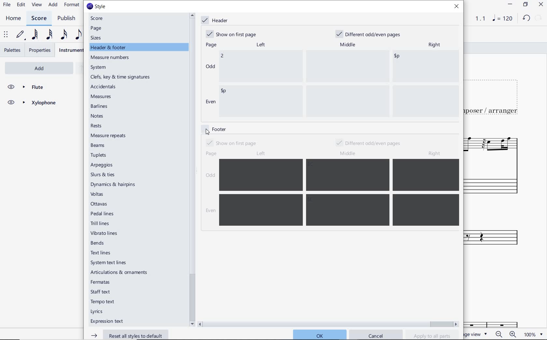  I want to click on measure numbers, so click(111, 58).